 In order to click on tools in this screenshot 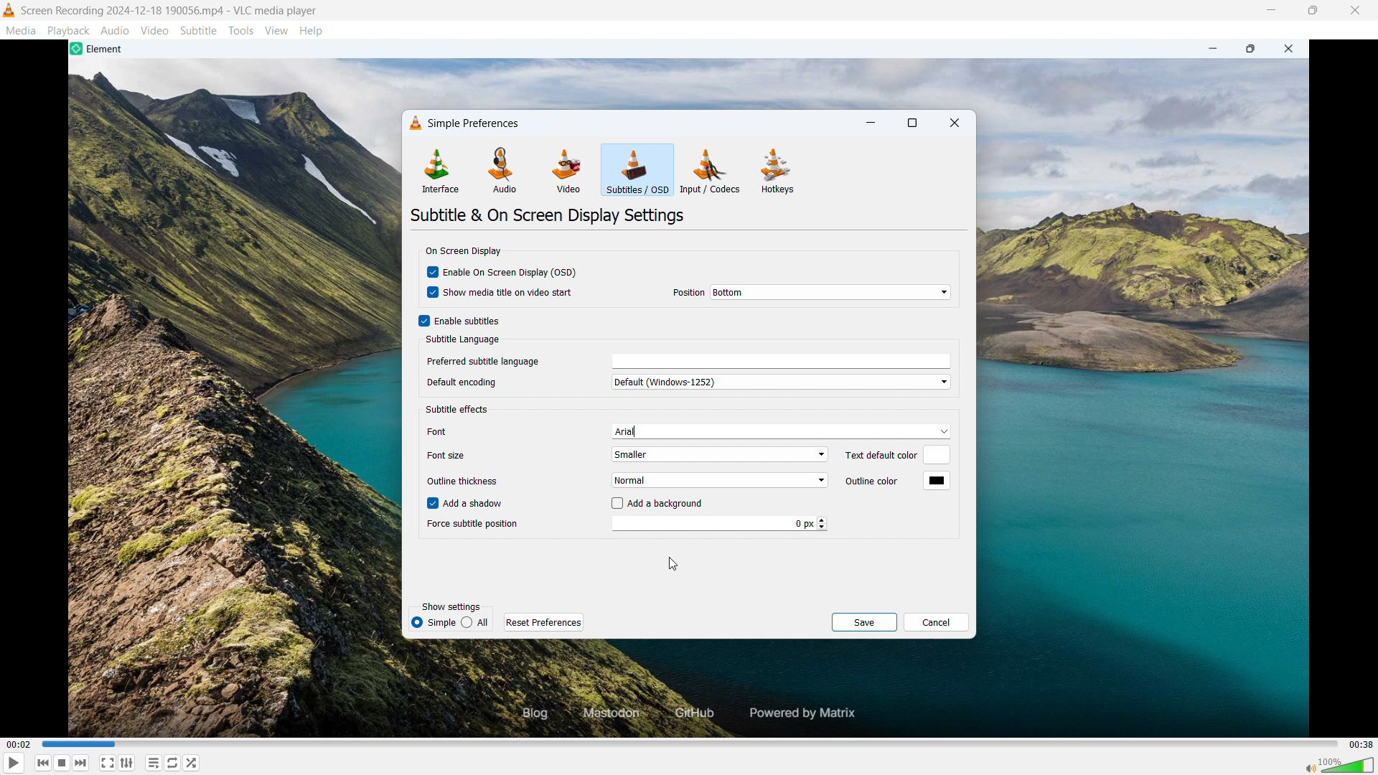, I will do `click(241, 31)`.